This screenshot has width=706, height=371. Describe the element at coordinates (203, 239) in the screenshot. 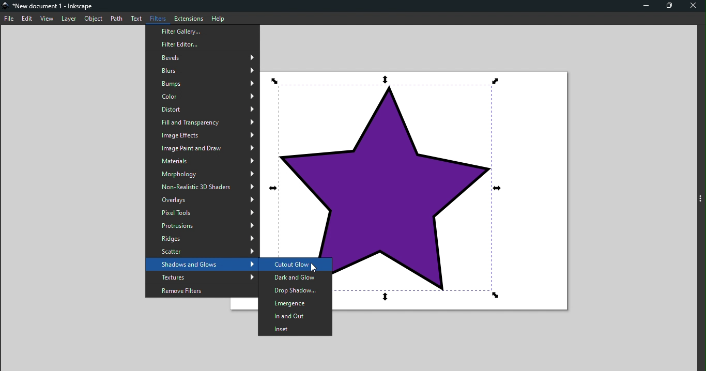

I see `Ridges` at that location.